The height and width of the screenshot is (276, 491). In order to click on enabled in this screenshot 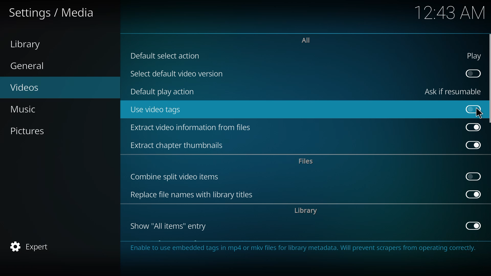, I will do `click(474, 127)`.